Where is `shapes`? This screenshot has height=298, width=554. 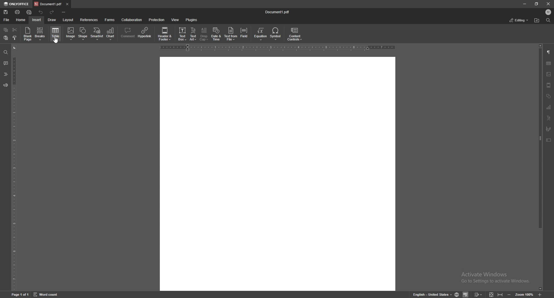 shapes is located at coordinates (548, 96).